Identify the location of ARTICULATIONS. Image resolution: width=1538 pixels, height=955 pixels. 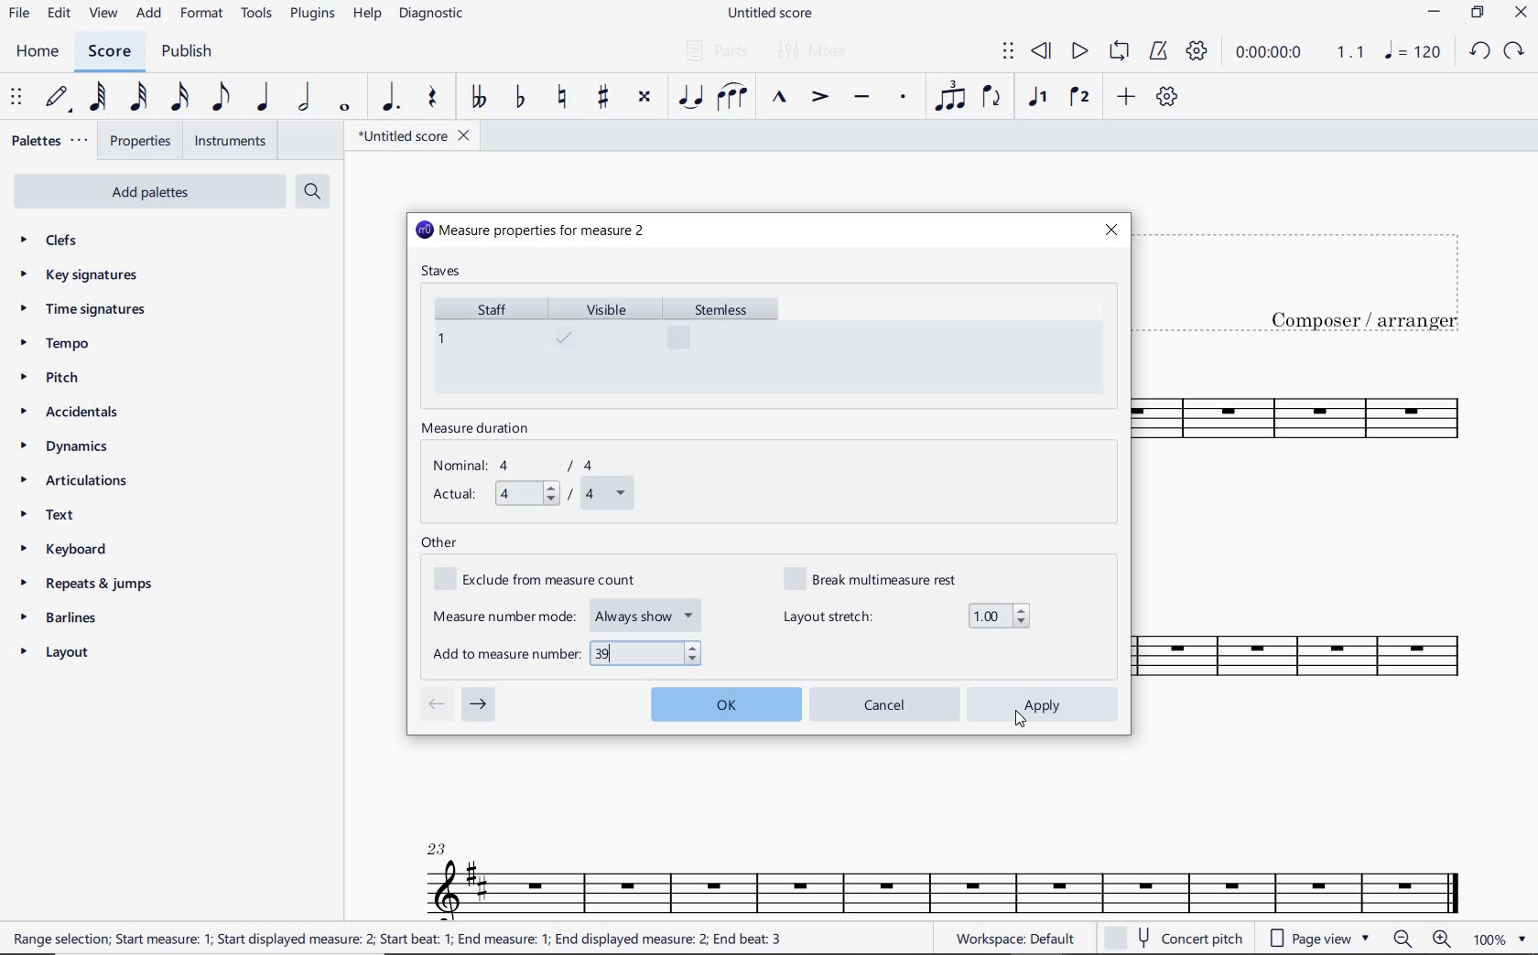
(75, 482).